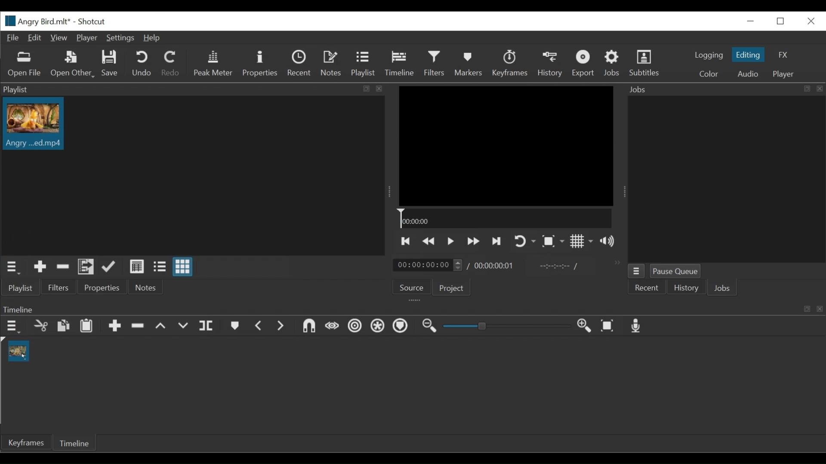 This screenshot has width=826, height=464. What do you see at coordinates (160, 266) in the screenshot?
I see `View as files` at bounding box center [160, 266].